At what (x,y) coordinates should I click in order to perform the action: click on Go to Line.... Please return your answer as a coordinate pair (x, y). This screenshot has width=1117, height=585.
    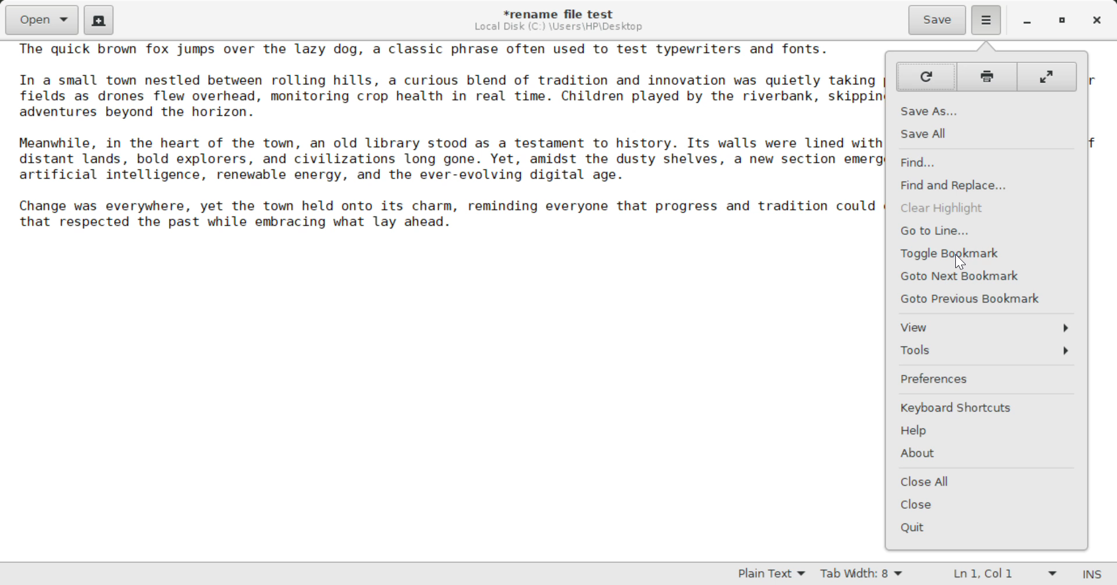
    Looking at the image, I should click on (981, 232).